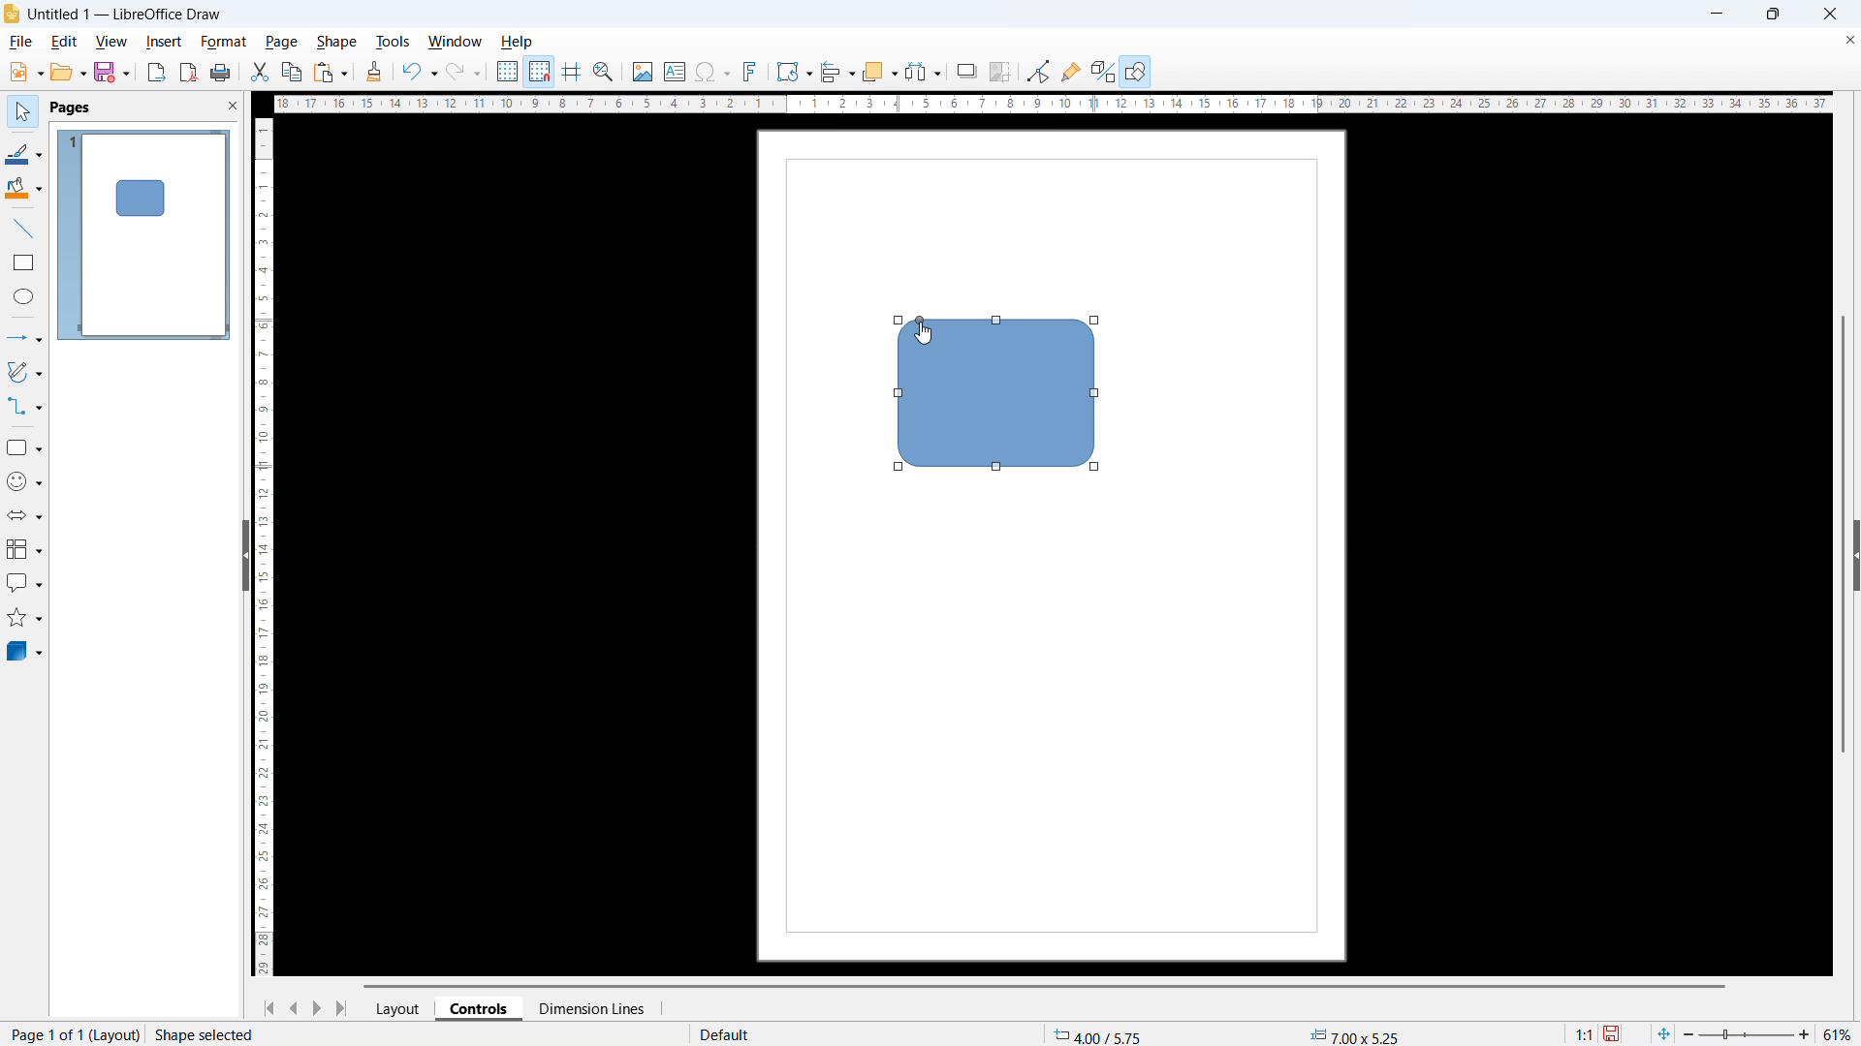  I want to click on Insert font work text , so click(750, 71).